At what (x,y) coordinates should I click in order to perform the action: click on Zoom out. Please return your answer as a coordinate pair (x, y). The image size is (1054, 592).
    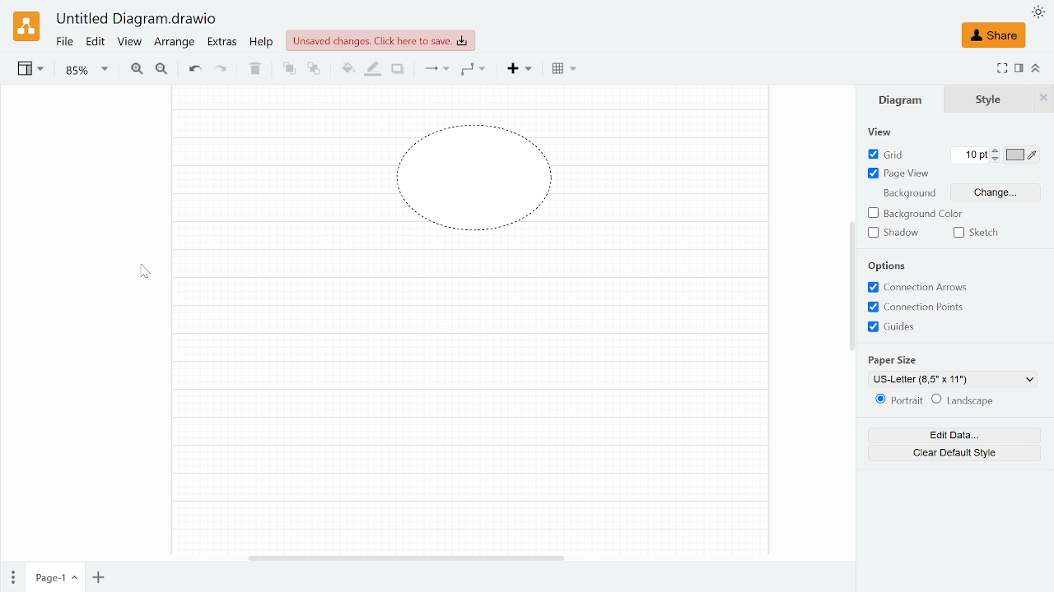
    Looking at the image, I should click on (164, 71).